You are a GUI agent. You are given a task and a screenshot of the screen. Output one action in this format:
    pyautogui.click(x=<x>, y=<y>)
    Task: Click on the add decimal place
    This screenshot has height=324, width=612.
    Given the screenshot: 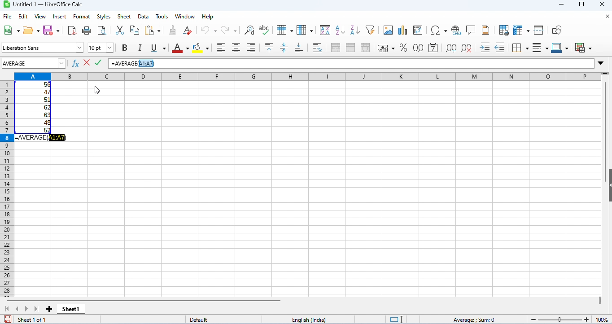 What is the action you would take?
    pyautogui.click(x=450, y=48)
    